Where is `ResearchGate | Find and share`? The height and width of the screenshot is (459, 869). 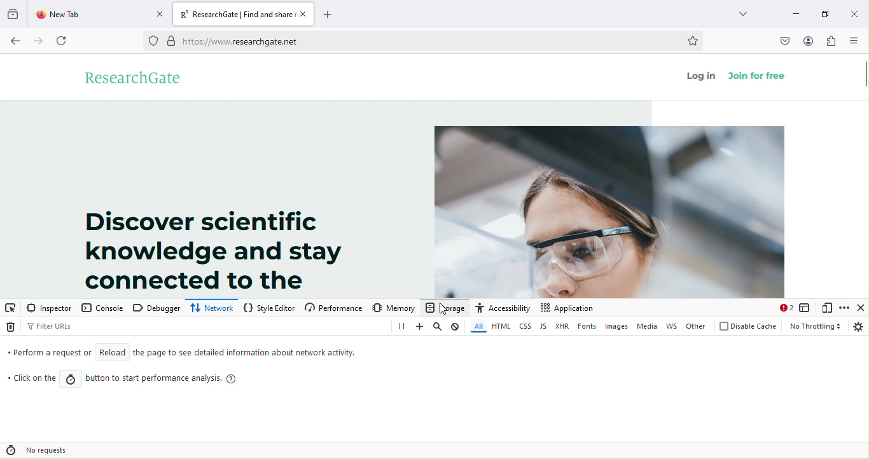 ResearchGate | Find and share is located at coordinates (235, 14).